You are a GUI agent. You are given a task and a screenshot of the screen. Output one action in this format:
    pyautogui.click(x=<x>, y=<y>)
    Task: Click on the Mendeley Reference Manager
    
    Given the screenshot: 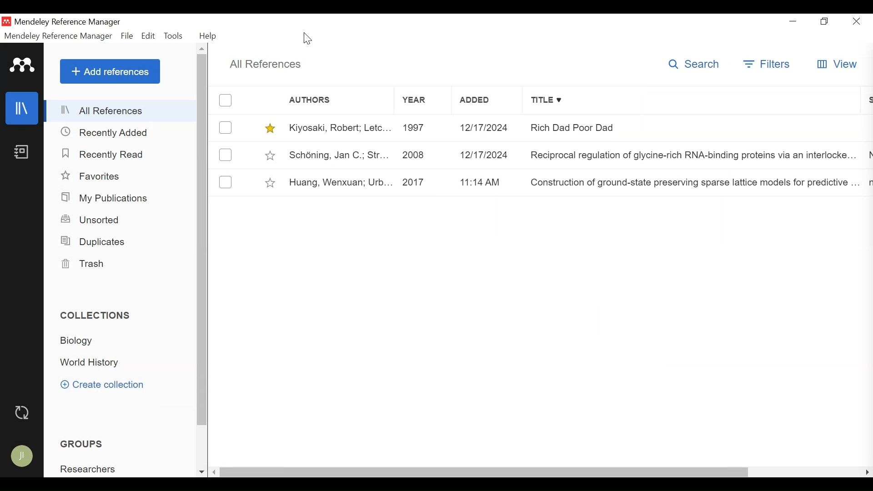 What is the action you would take?
    pyautogui.click(x=59, y=36)
    